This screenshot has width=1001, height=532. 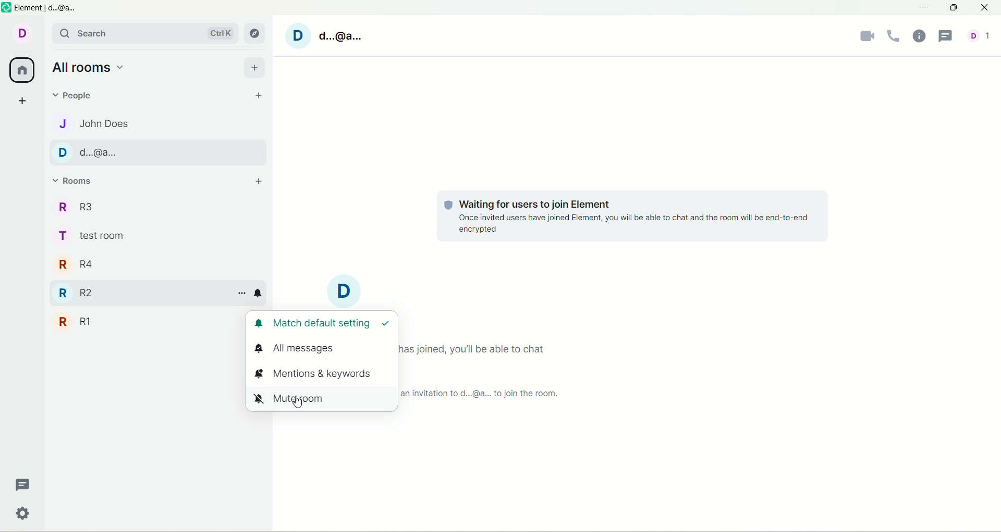 I want to click on quick settings, so click(x=23, y=514).